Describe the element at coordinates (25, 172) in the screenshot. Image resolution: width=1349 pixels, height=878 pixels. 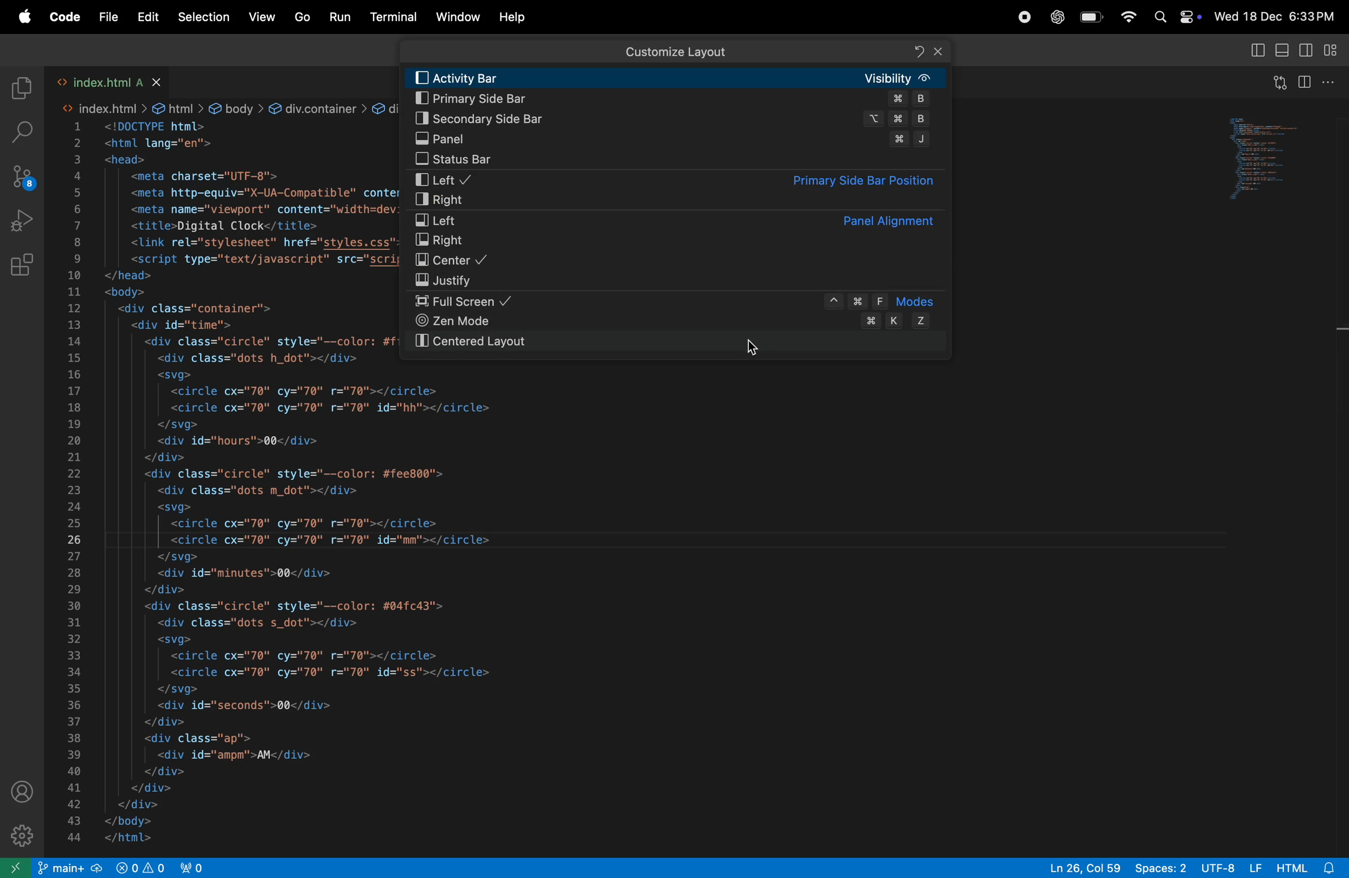
I see `source control` at that location.